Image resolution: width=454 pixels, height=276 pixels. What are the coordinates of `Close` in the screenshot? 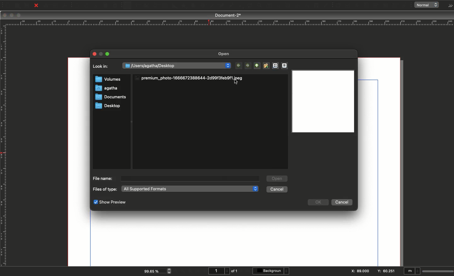 It's located at (94, 53).